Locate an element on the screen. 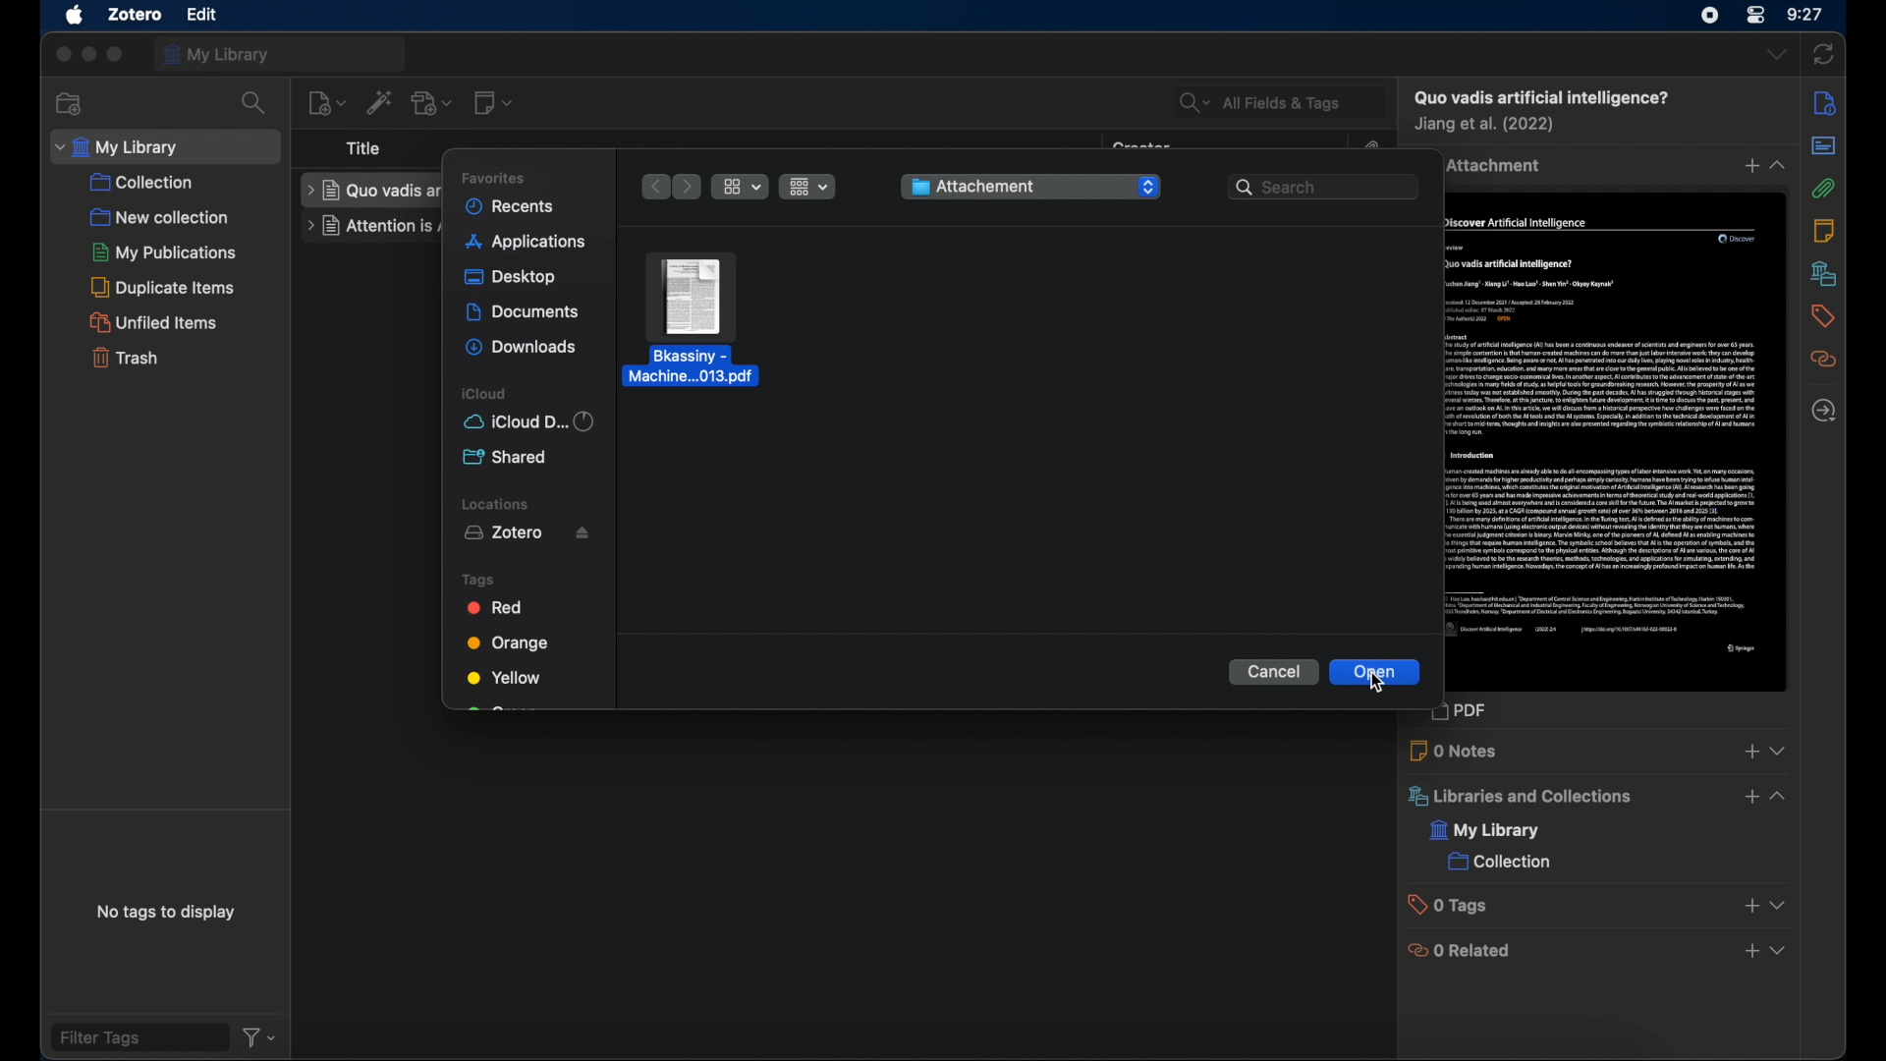  folder name is located at coordinates (1007, 186).